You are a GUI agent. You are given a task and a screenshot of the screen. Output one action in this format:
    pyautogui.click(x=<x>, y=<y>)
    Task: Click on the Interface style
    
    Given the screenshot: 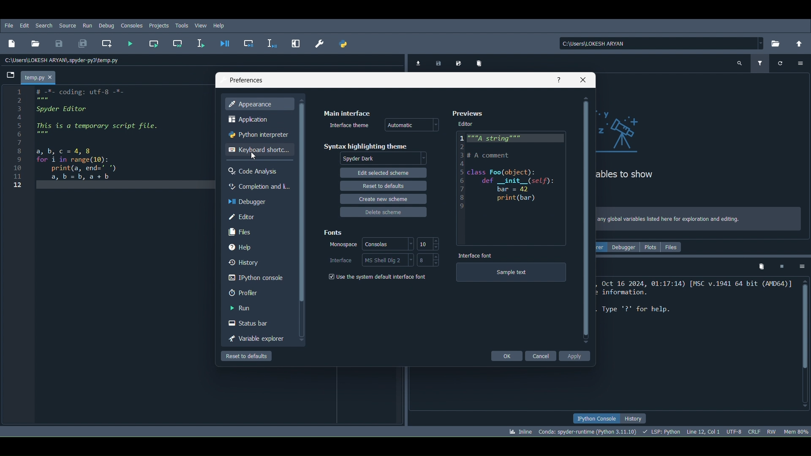 What is the action you would take?
    pyautogui.click(x=387, y=260)
    